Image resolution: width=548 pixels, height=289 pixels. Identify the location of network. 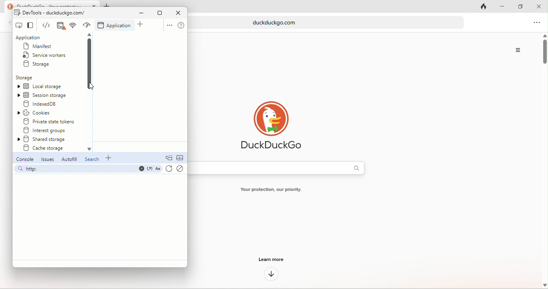
(87, 25).